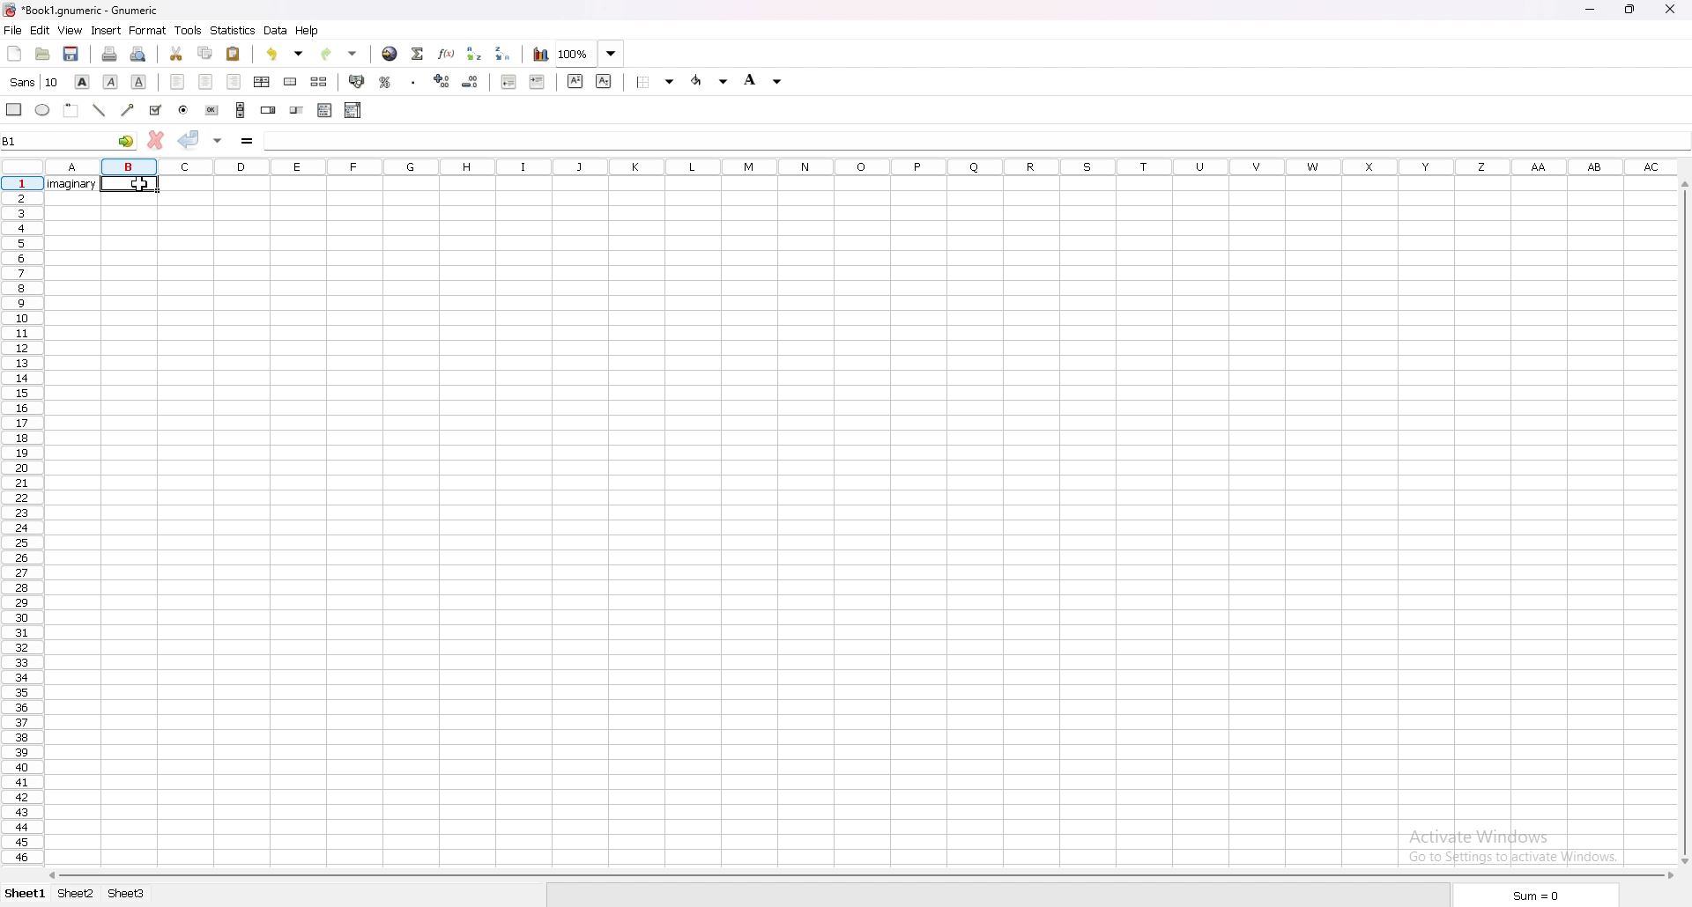  What do you see at coordinates (319, 81) in the screenshot?
I see `split merged cells` at bounding box center [319, 81].